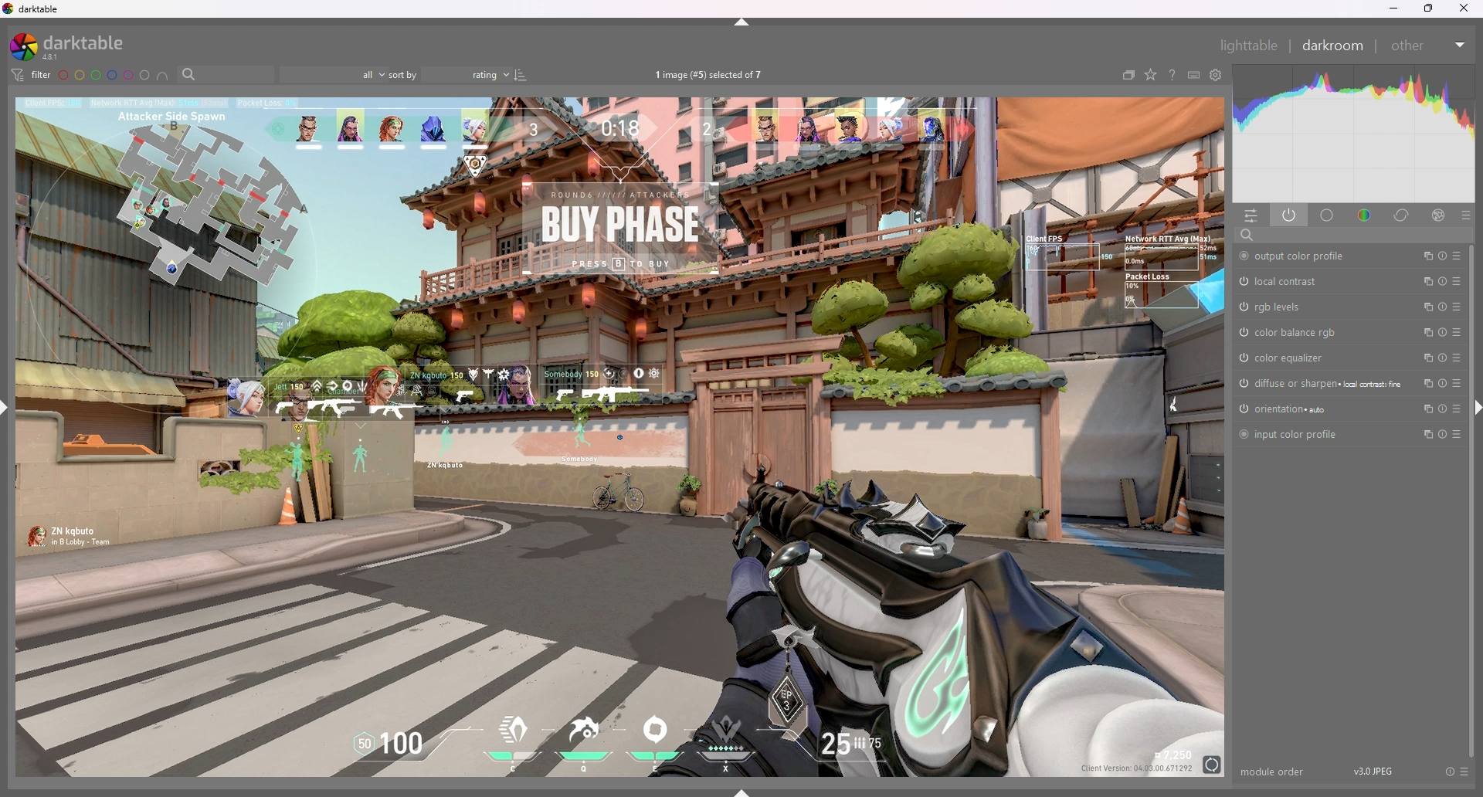 Image resolution: width=1483 pixels, height=797 pixels. What do you see at coordinates (1272, 307) in the screenshot?
I see `rgb levels` at bounding box center [1272, 307].